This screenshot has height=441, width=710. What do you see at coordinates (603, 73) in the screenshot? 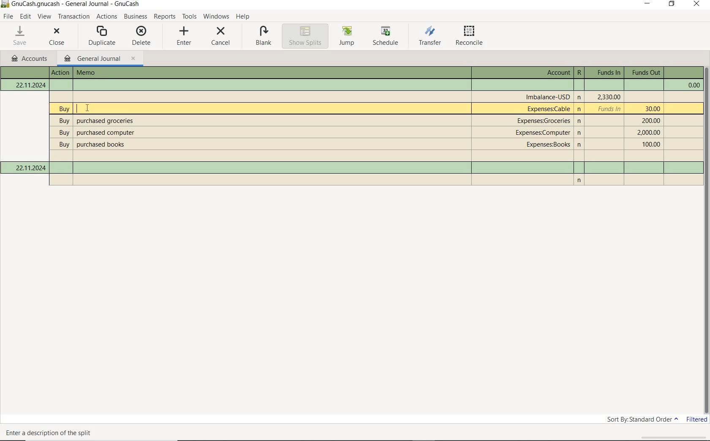
I see `Text` at bounding box center [603, 73].